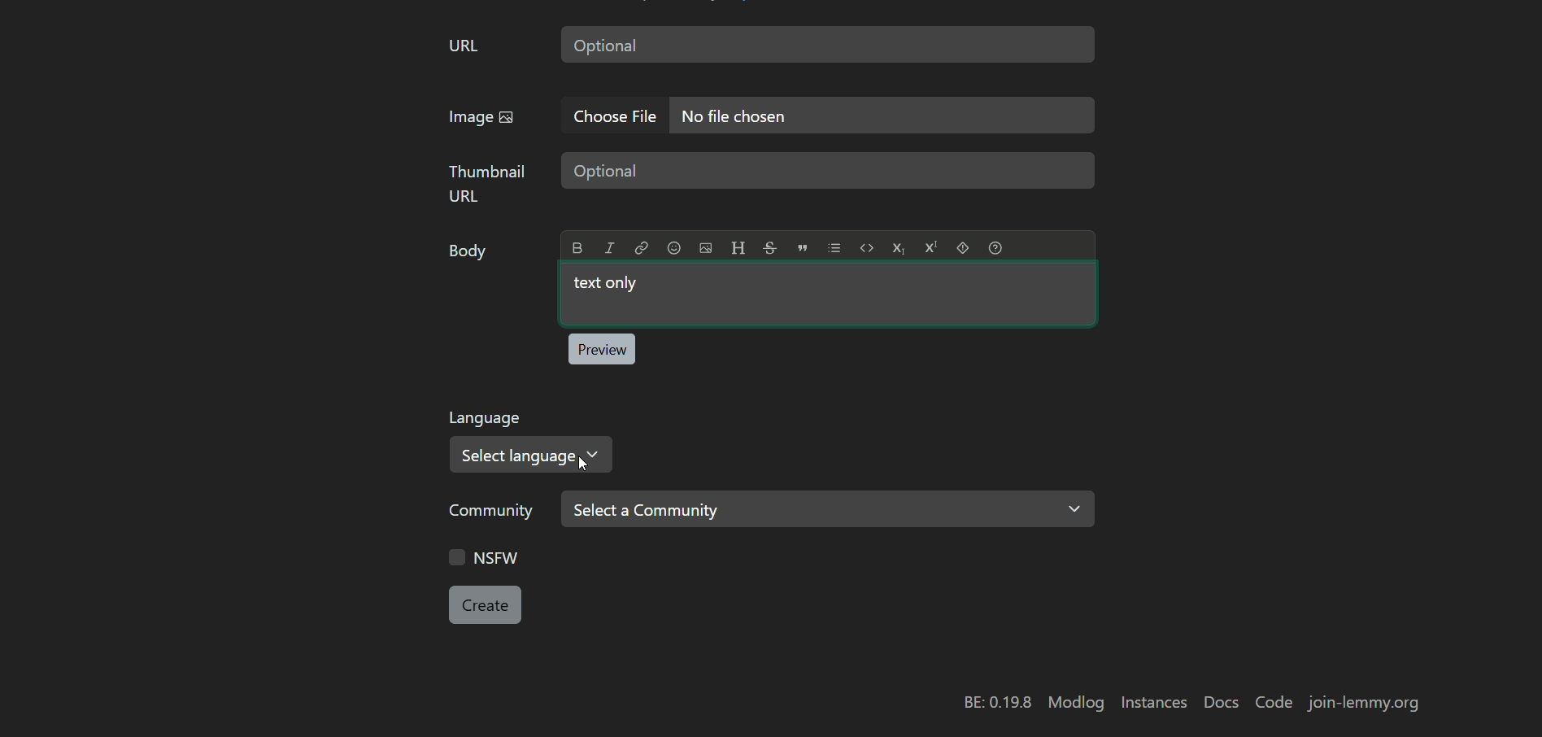 The height and width of the screenshot is (737, 1542). Describe the element at coordinates (1076, 703) in the screenshot. I see `modlog` at that location.